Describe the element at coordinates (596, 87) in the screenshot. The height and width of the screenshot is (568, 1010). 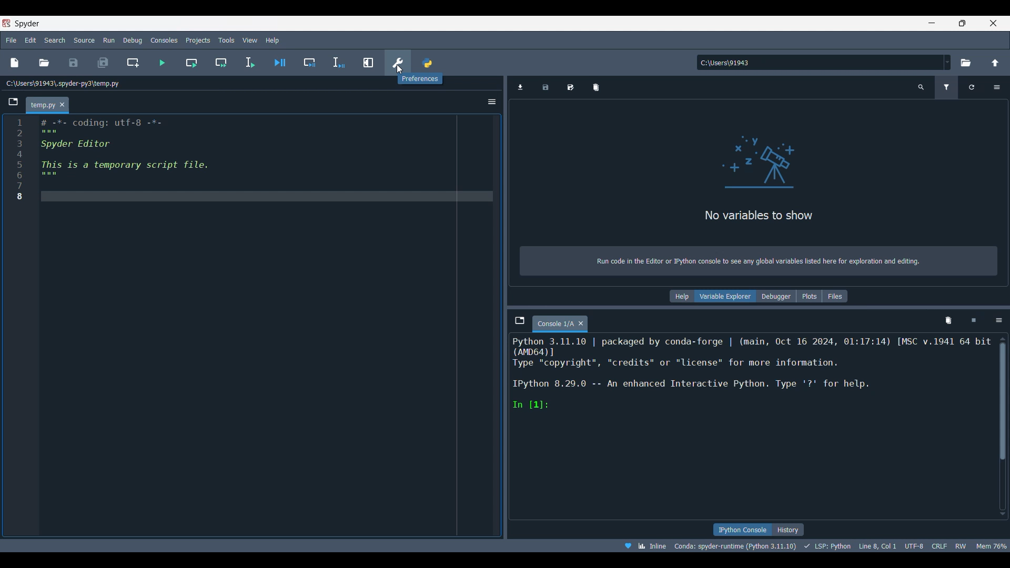
I see `Remove all variables` at that location.